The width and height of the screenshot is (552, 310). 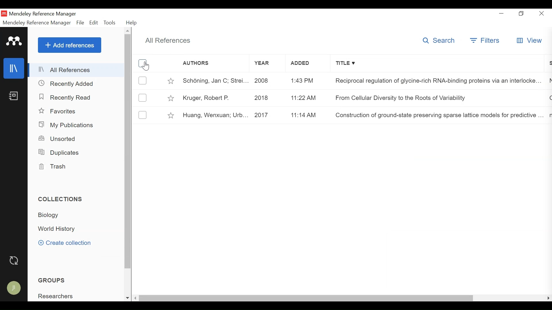 What do you see at coordinates (14, 261) in the screenshot?
I see `Sync` at bounding box center [14, 261].